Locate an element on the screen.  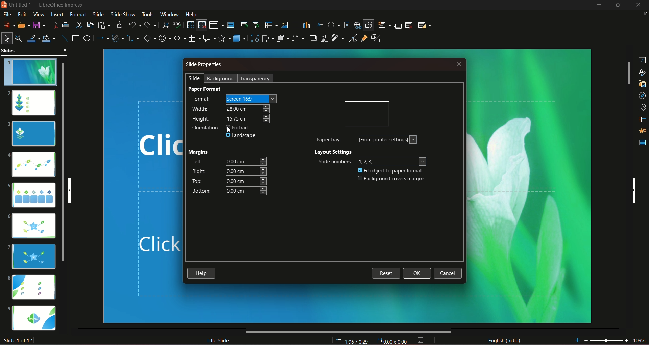
fit object to paper format is located at coordinates (391, 170).